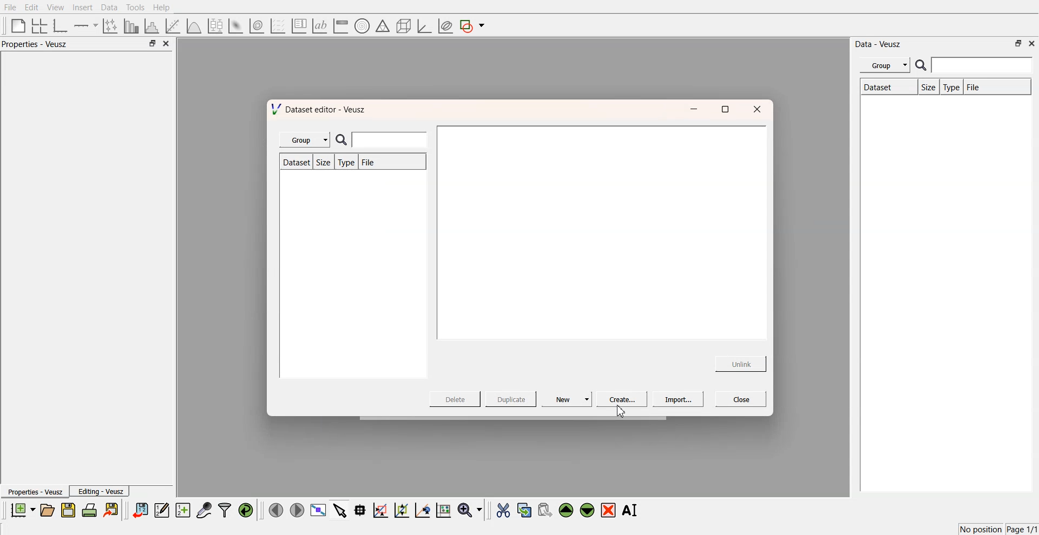  What do you see at coordinates (511, 400) in the screenshot?
I see `Duplicate` at bounding box center [511, 400].